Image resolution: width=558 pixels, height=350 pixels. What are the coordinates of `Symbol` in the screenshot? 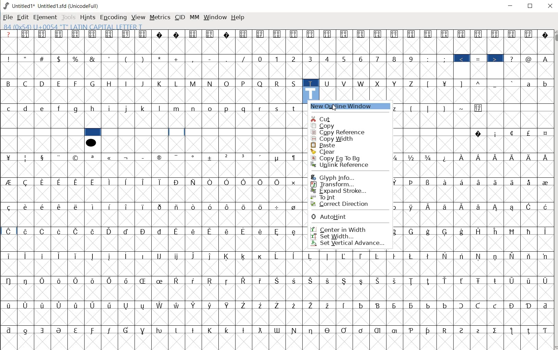 It's located at (160, 305).